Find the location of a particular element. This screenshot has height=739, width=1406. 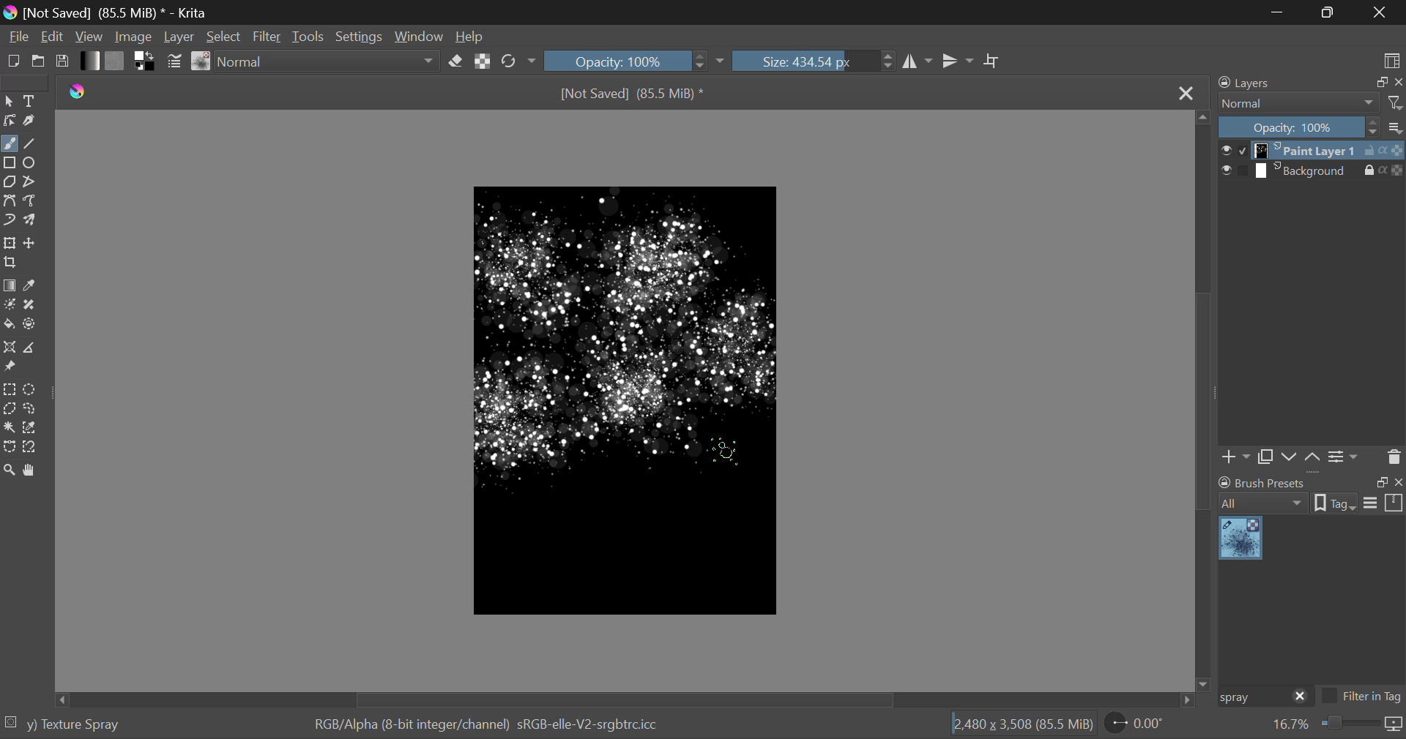

Spray Brush Preset is located at coordinates (1241, 539).